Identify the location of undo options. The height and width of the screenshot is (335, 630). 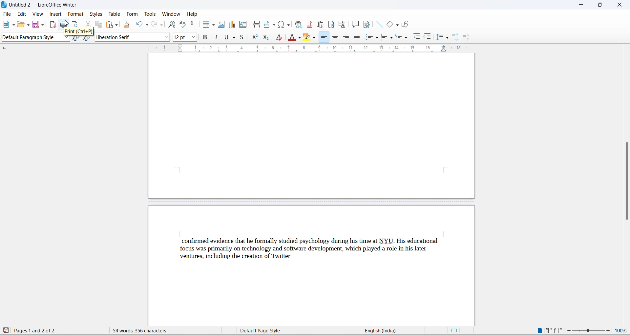
(147, 25).